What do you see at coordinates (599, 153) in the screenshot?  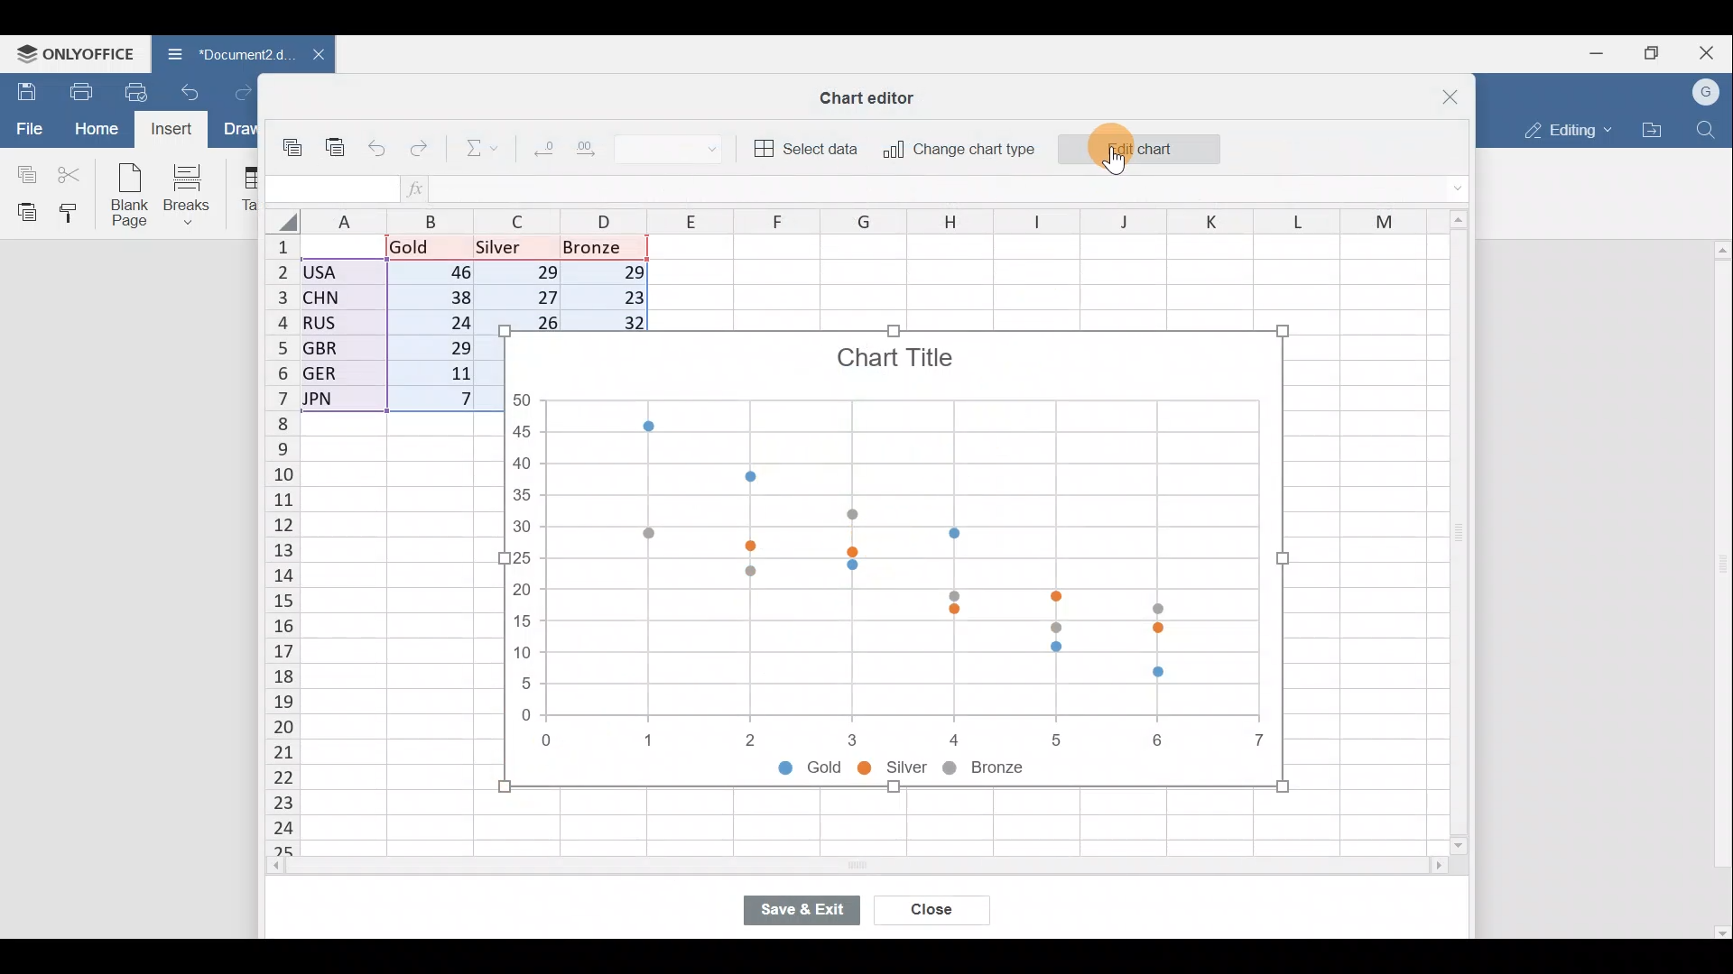 I see `Increase decimal` at bounding box center [599, 153].